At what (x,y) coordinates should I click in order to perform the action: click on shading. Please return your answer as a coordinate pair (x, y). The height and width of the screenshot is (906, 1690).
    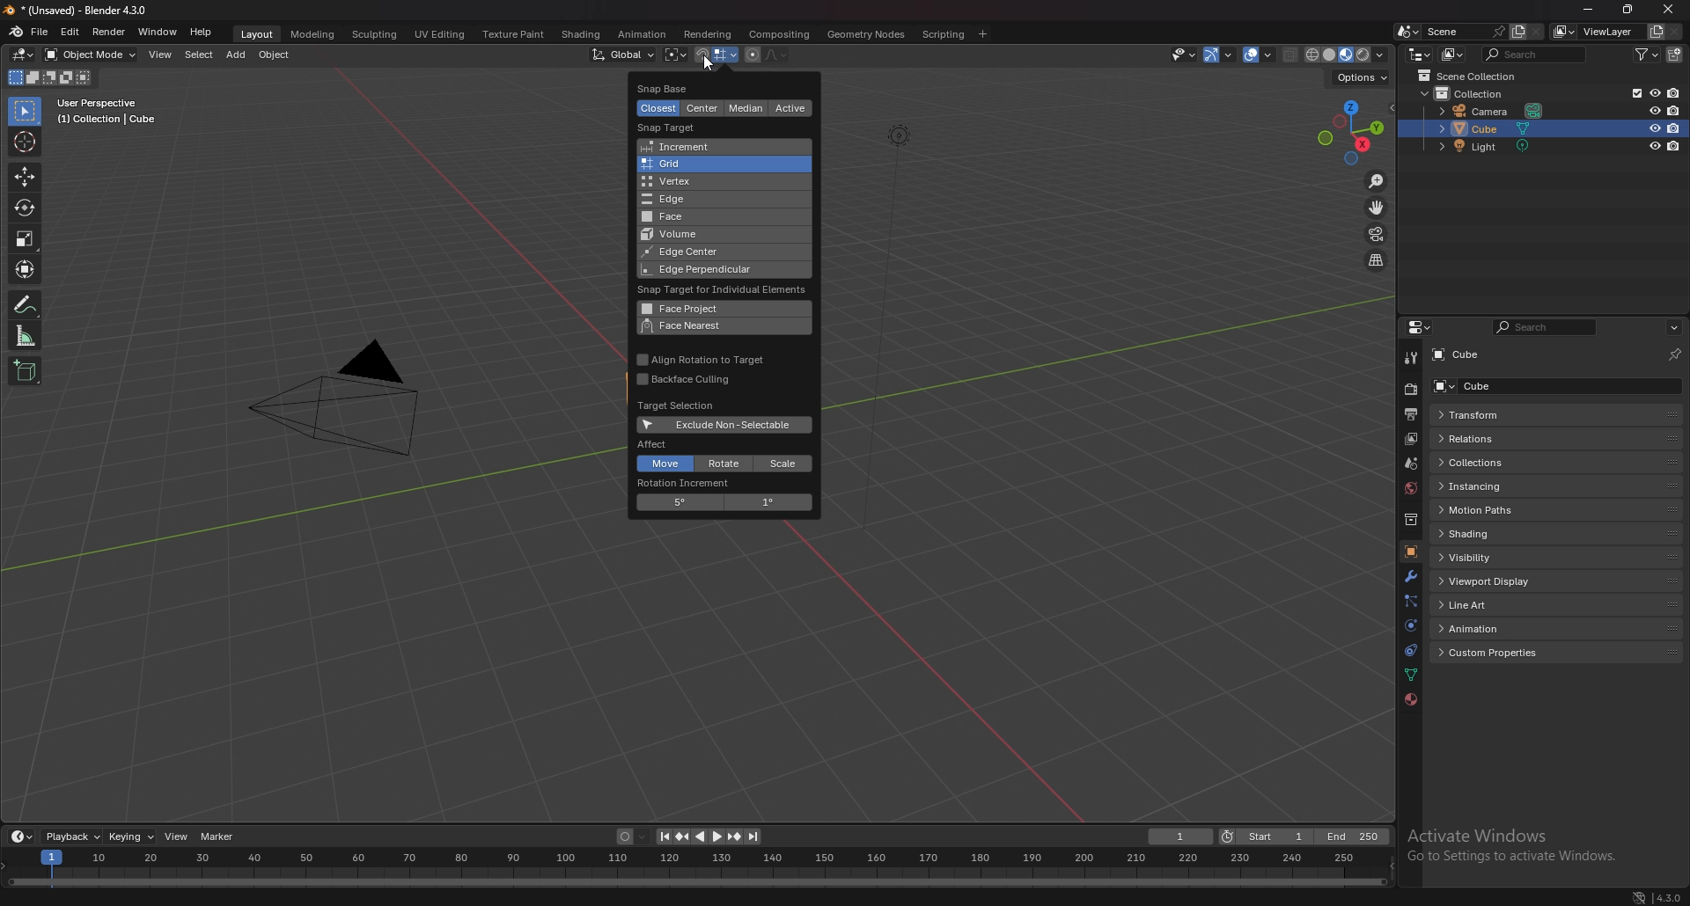
    Looking at the image, I should click on (580, 34).